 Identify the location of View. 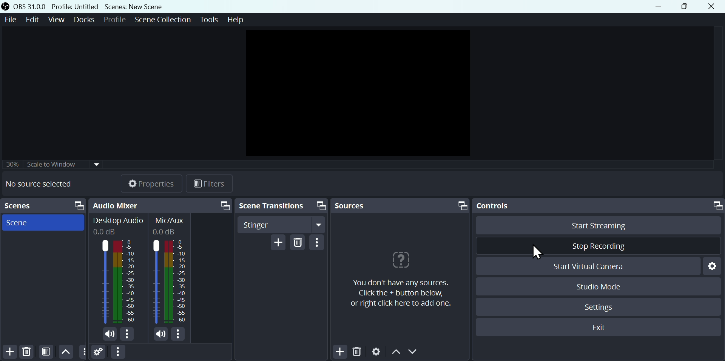
(57, 21).